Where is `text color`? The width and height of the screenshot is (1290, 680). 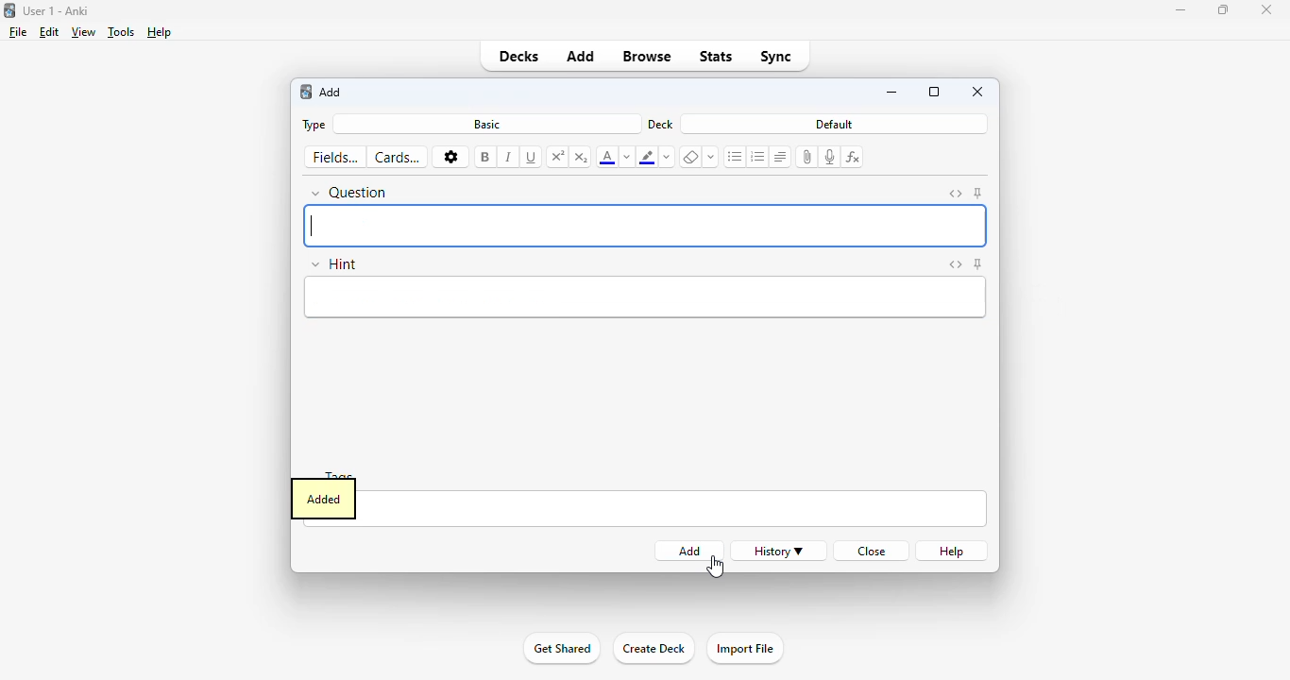
text color is located at coordinates (606, 159).